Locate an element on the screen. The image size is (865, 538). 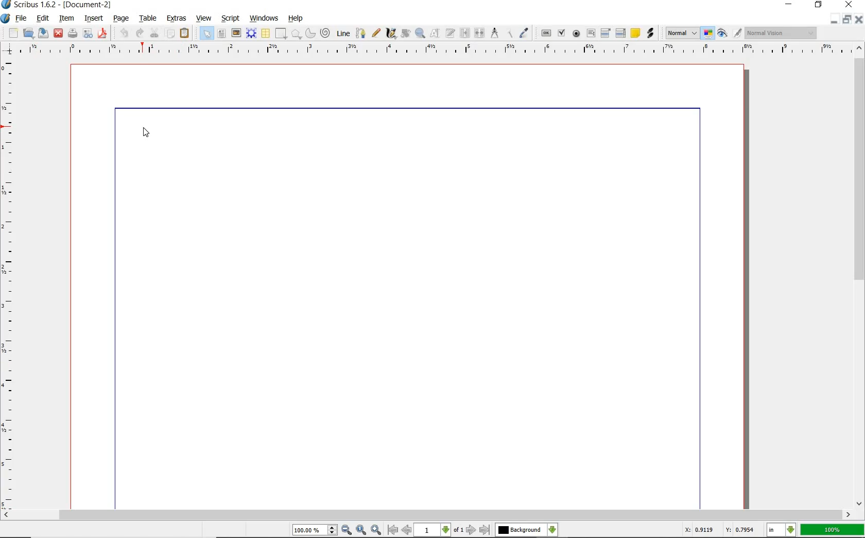
file is located at coordinates (22, 19).